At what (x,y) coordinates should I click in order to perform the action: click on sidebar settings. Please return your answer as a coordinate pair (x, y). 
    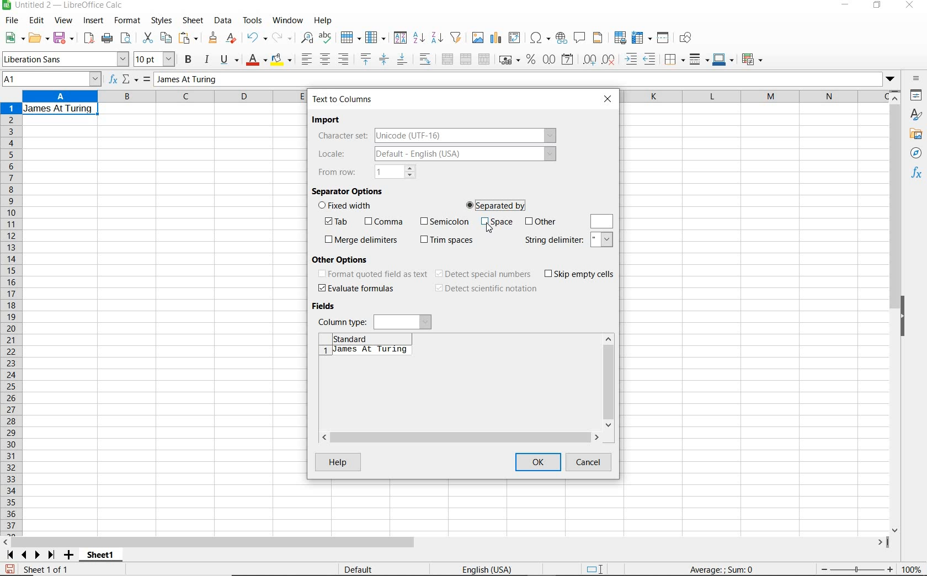
    Looking at the image, I should click on (916, 79).